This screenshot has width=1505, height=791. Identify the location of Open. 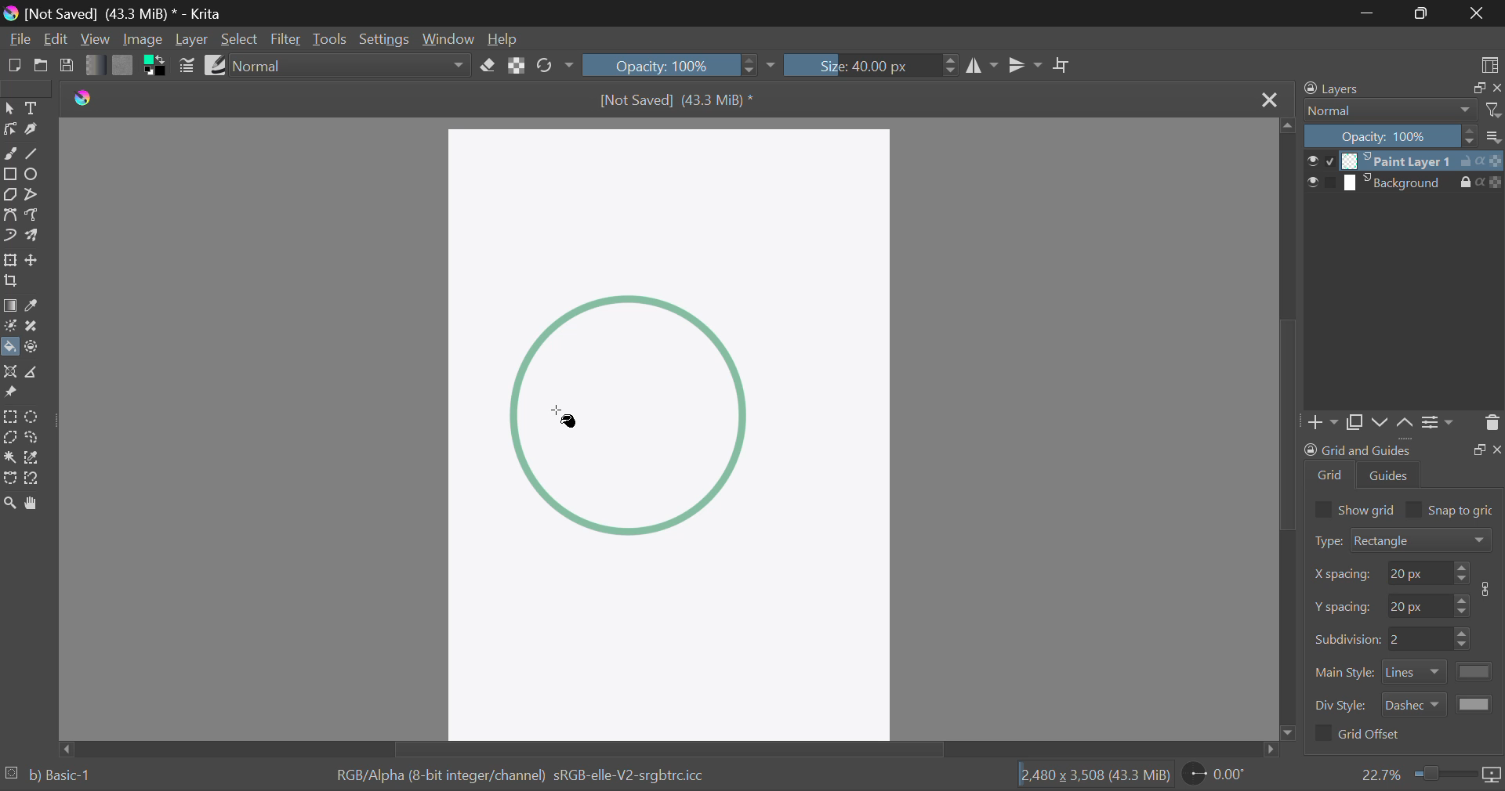
(42, 64).